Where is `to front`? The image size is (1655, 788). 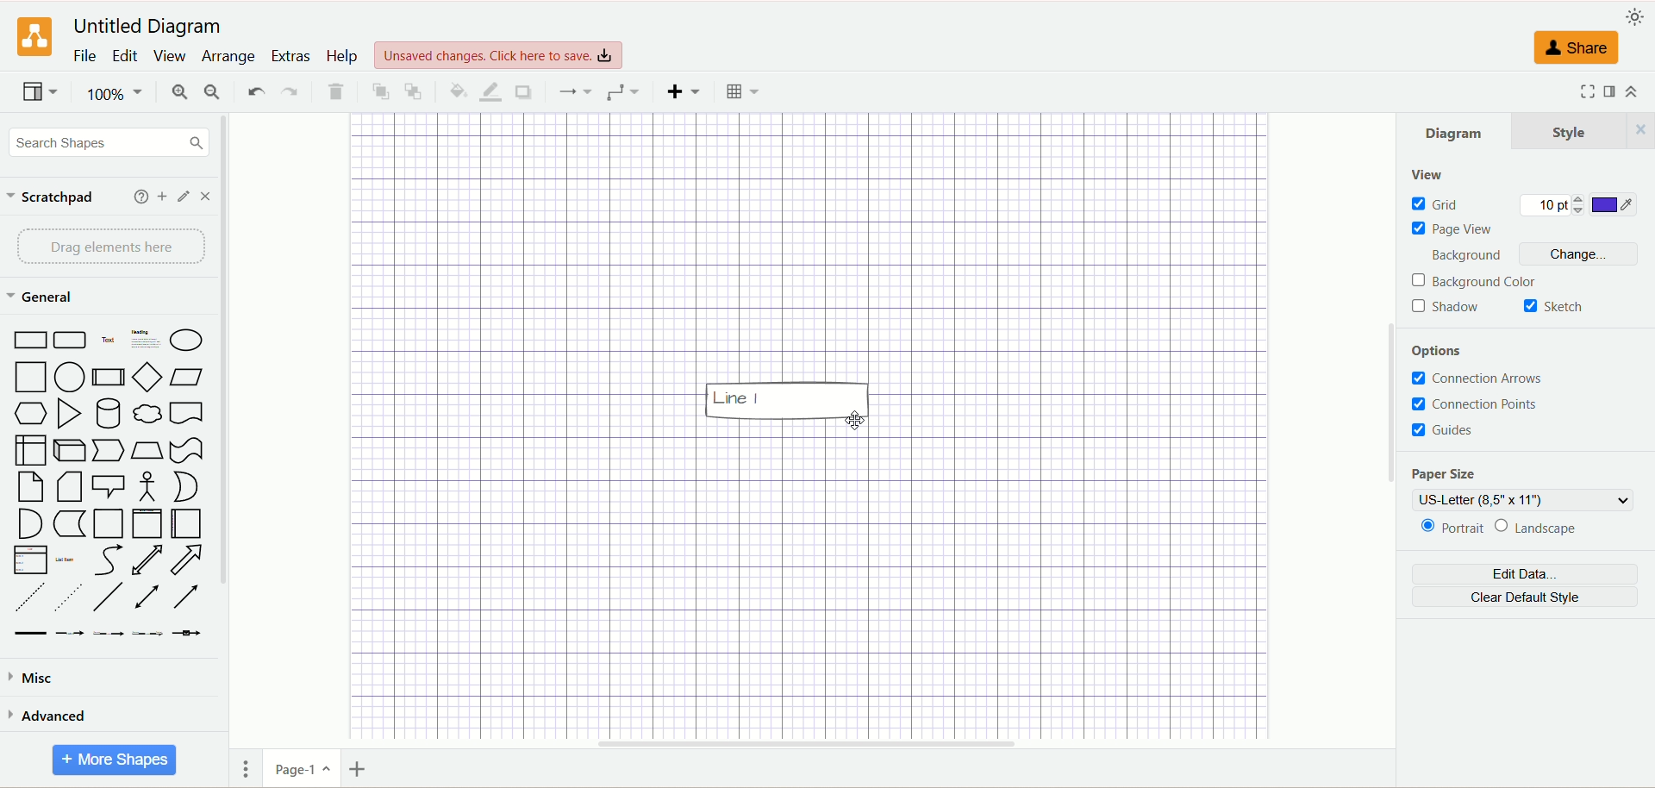 to front is located at coordinates (378, 91).